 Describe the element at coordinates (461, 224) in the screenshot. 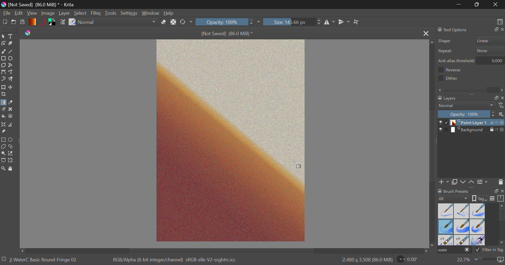

I see `Brush Presets Menu` at that location.